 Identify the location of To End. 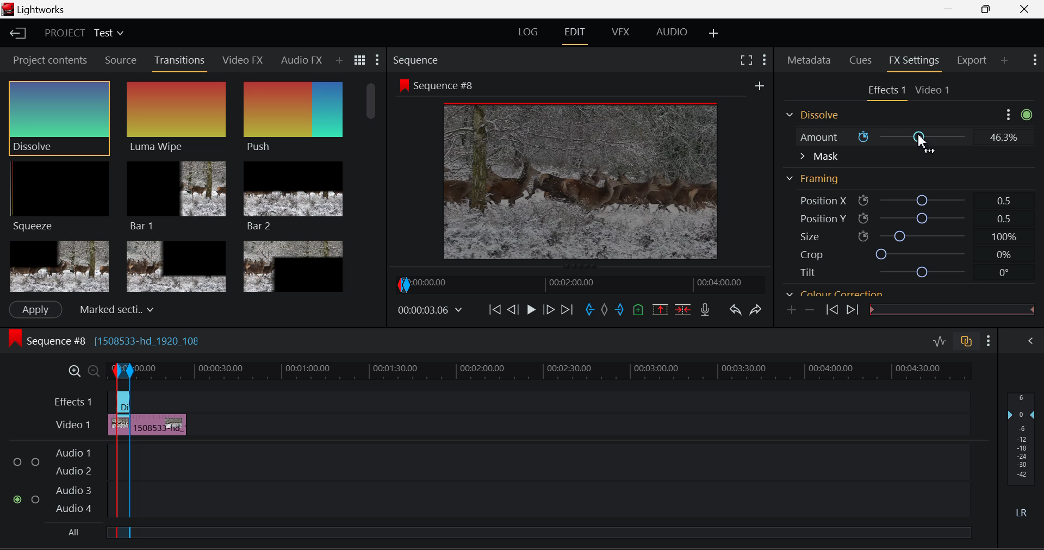
(568, 311).